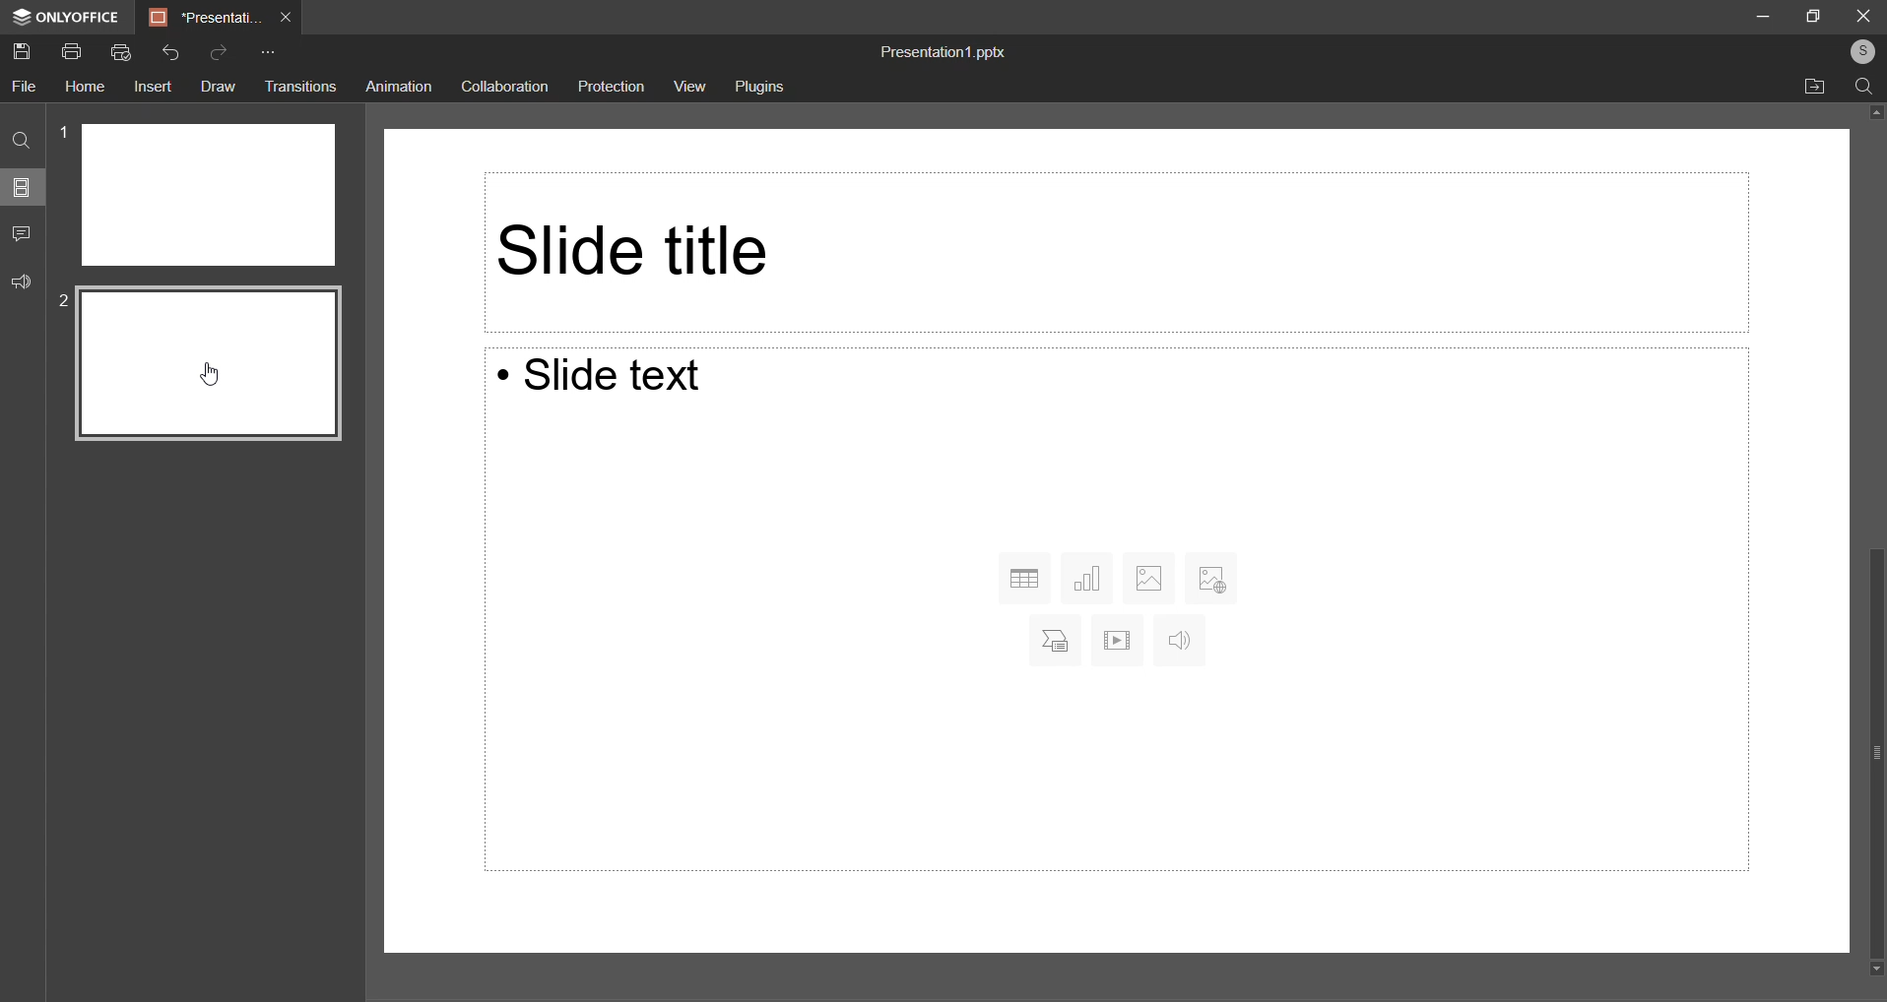 Image resolution: width=1887 pixels, height=1002 pixels. What do you see at coordinates (1050, 640) in the screenshot?
I see `Smart Art` at bounding box center [1050, 640].